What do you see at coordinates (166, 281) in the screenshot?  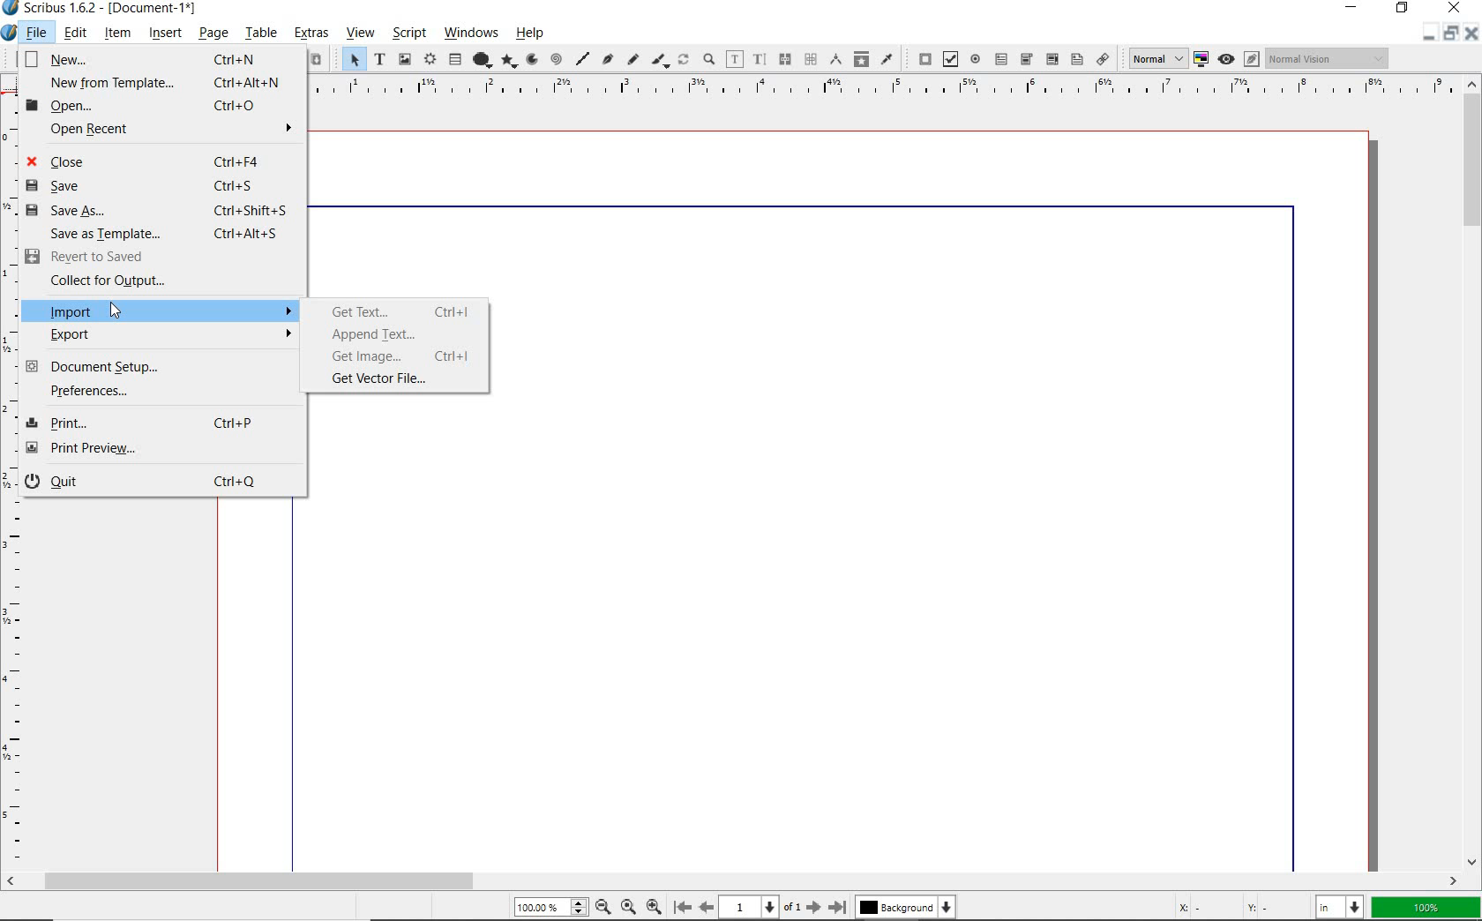 I see `Collect for Output...` at bounding box center [166, 281].